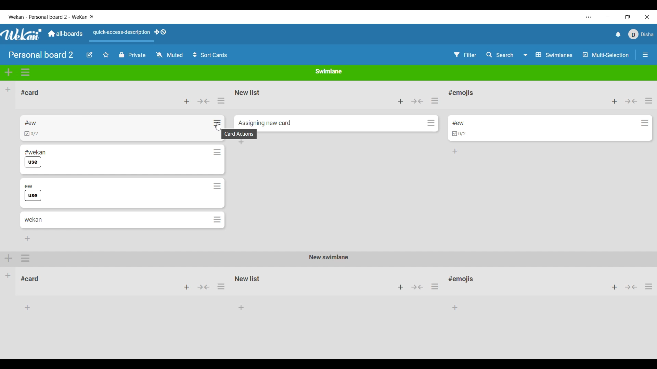 This screenshot has height=369, width=657. What do you see at coordinates (221, 288) in the screenshot?
I see `options` at bounding box center [221, 288].